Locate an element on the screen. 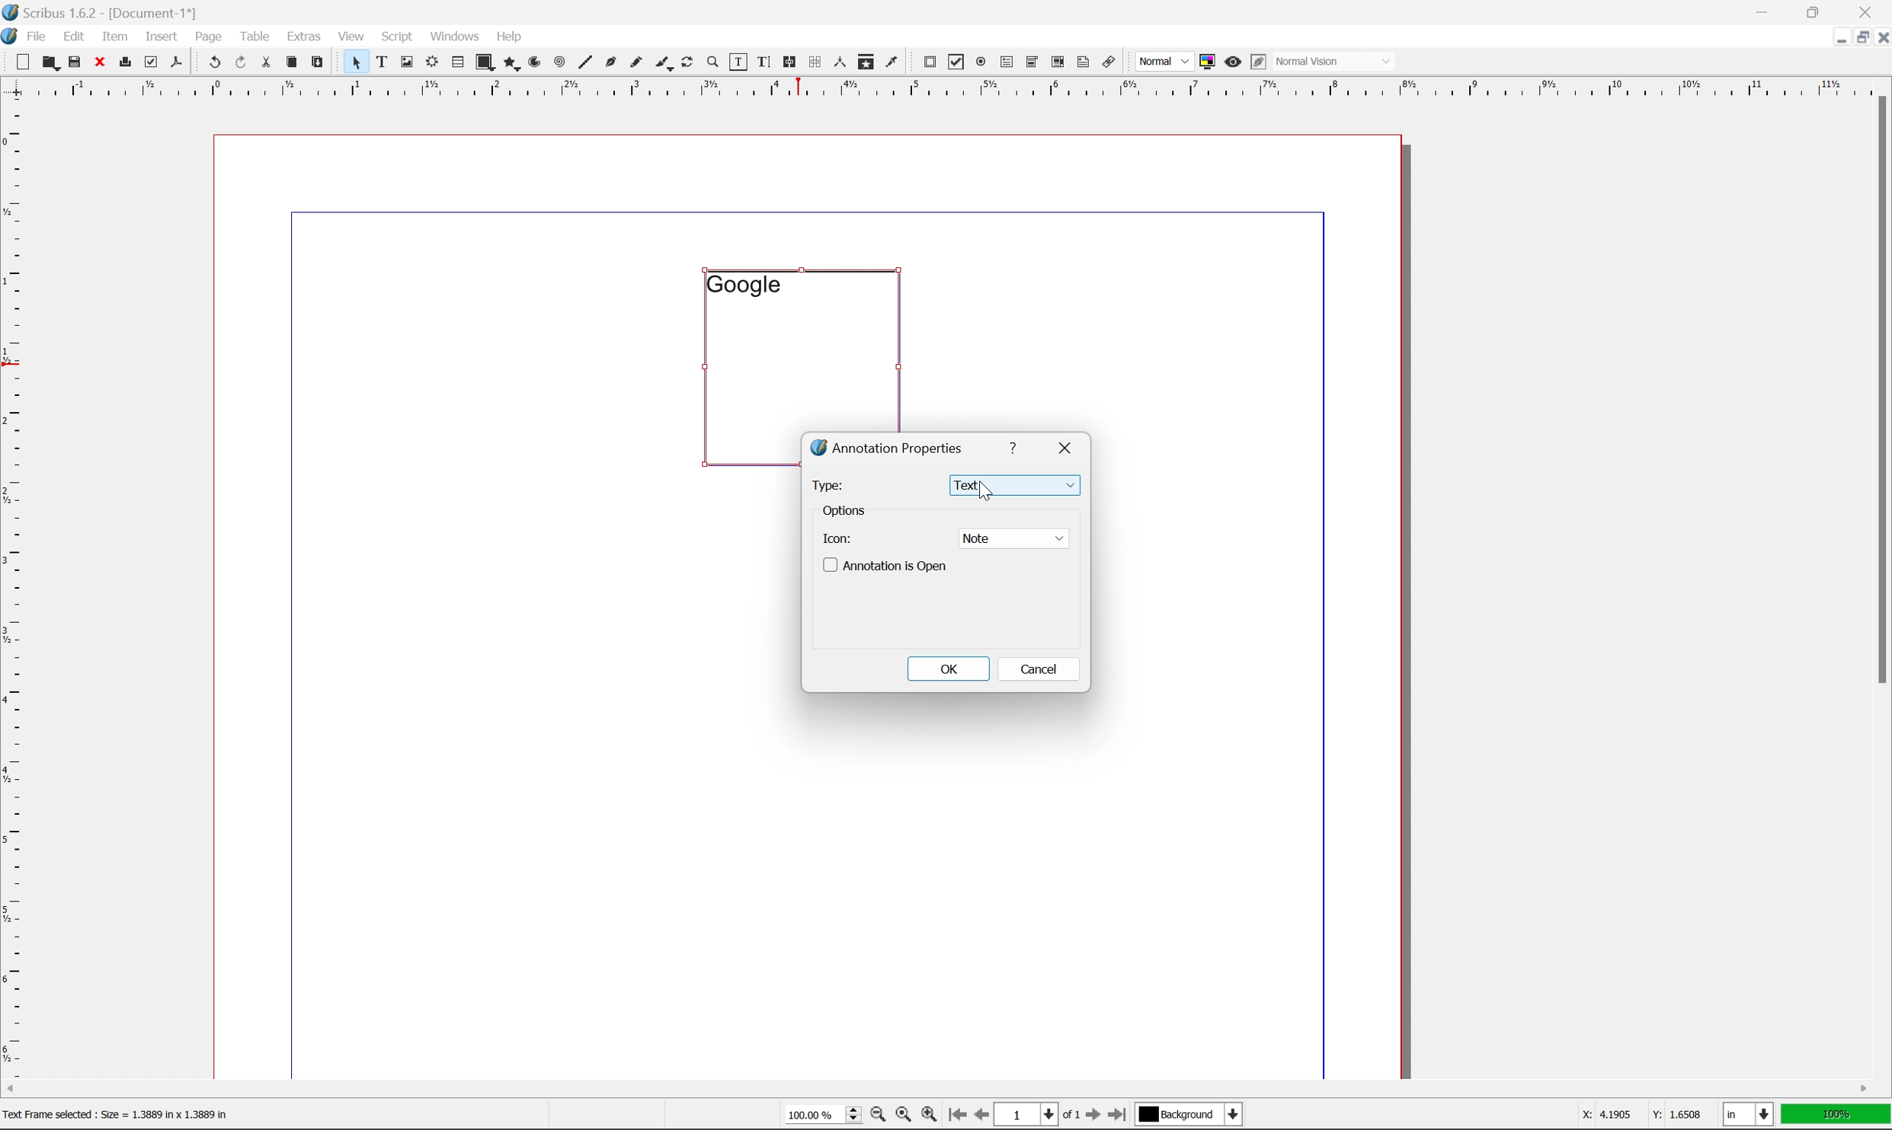 The image size is (1892, 1130). windows is located at coordinates (457, 35).